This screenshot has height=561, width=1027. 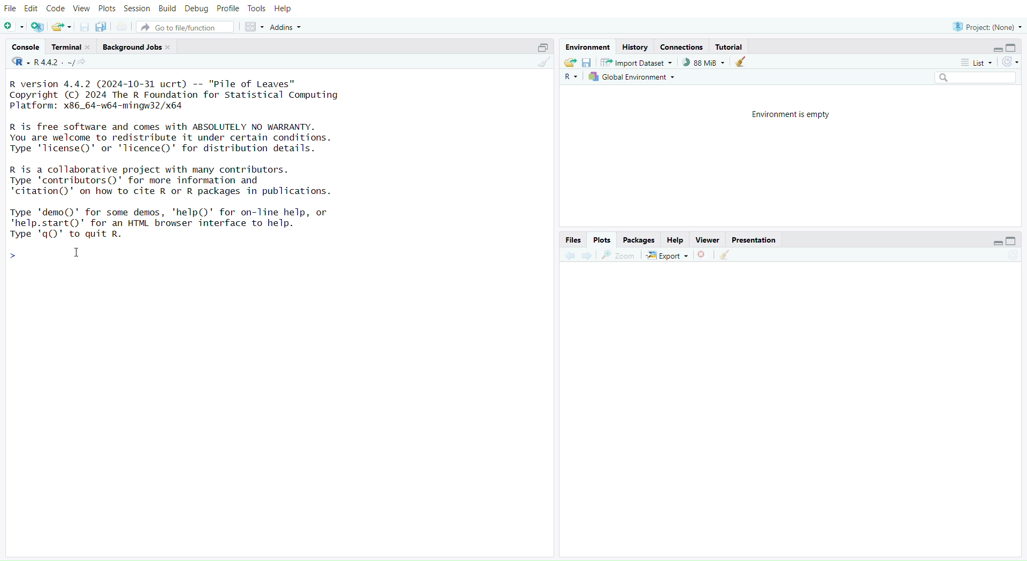 What do you see at coordinates (997, 243) in the screenshot?
I see `expand` at bounding box center [997, 243].